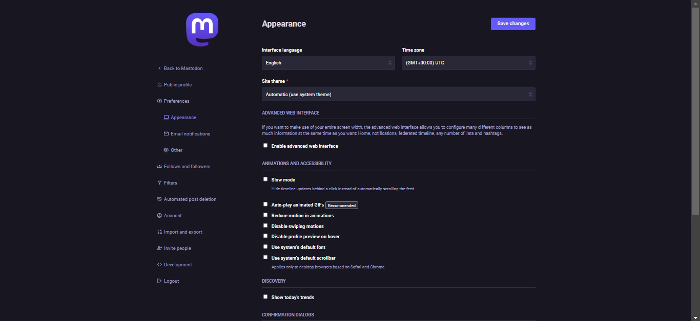  I want to click on info, so click(339, 269).